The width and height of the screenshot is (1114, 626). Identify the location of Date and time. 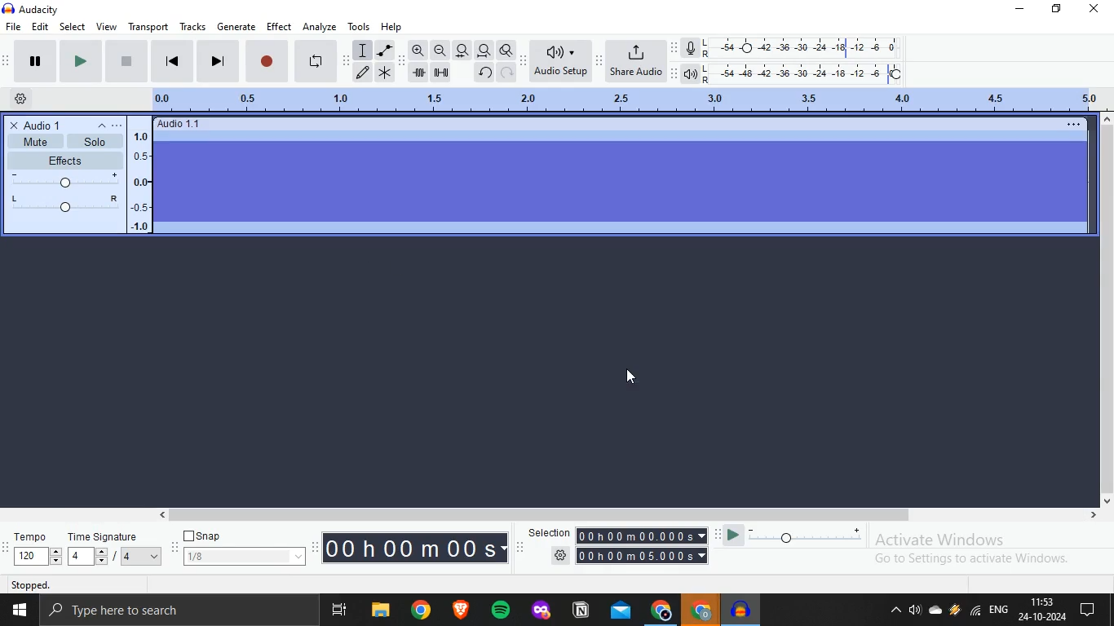
(1044, 611).